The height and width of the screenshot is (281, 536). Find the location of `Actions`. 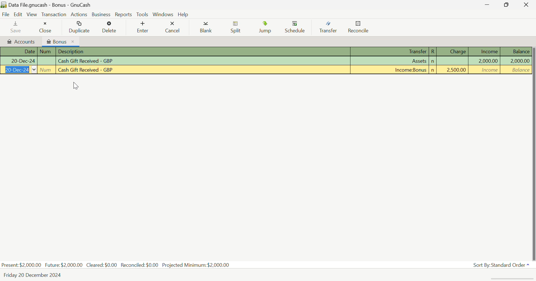

Actions is located at coordinates (79, 14).